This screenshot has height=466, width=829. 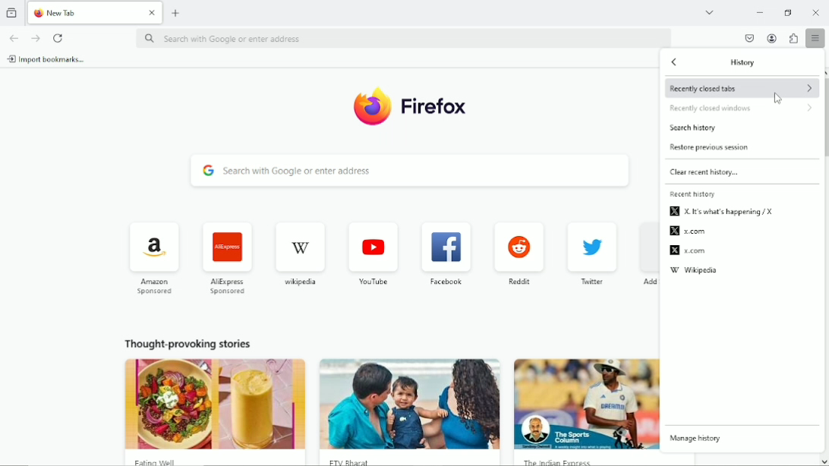 I want to click on view recent browsing, so click(x=12, y=12).